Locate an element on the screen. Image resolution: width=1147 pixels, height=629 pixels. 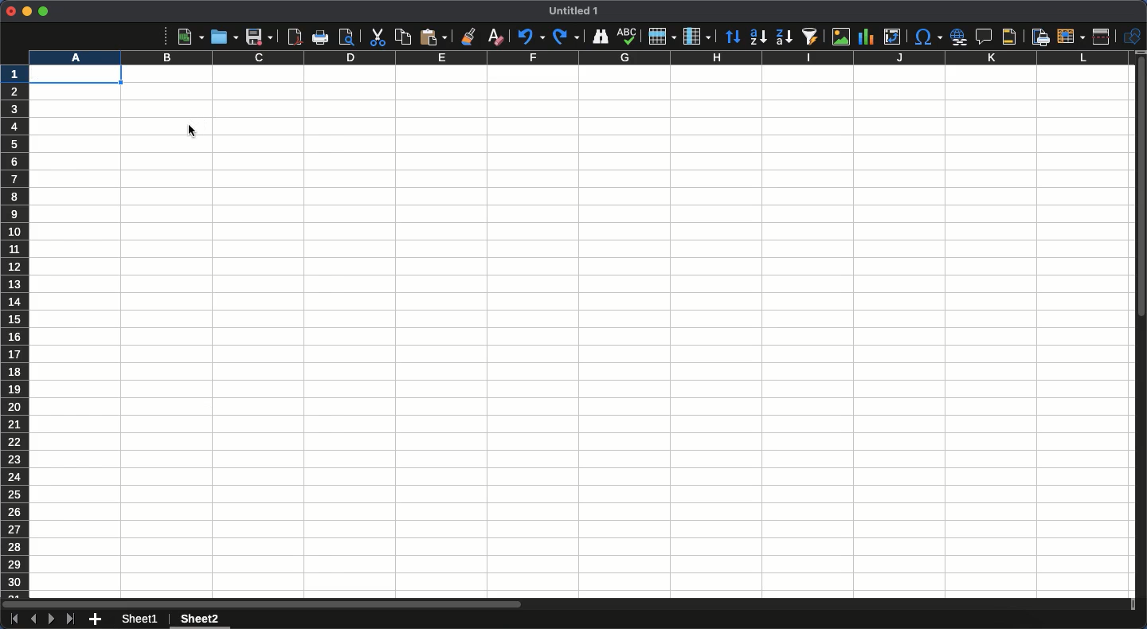
Hyperlink is located at coordinates (960, 37).